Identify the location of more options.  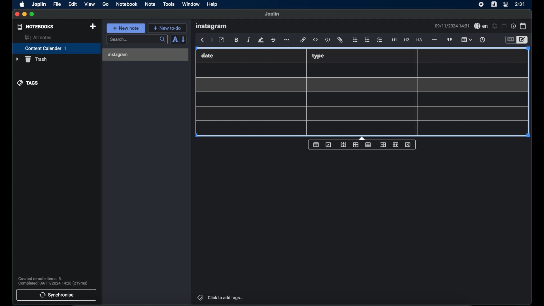
(286, 40).